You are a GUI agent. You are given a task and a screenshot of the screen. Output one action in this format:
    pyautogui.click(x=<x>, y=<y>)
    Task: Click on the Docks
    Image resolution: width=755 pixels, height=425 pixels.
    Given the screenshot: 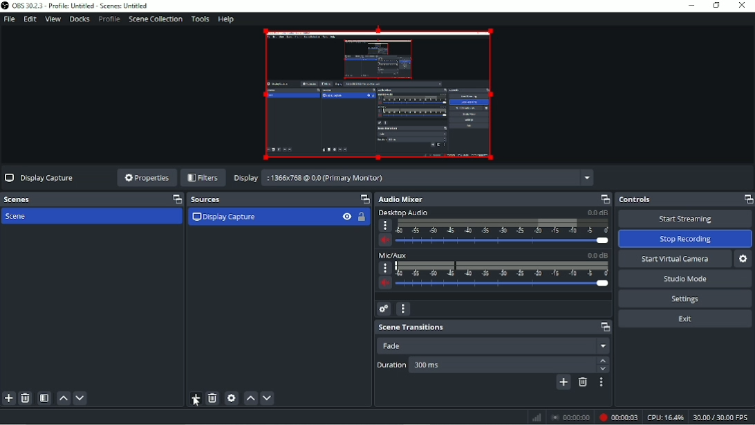 What is the action you would take?
    pyautogui.click(x=80, y=19)
    